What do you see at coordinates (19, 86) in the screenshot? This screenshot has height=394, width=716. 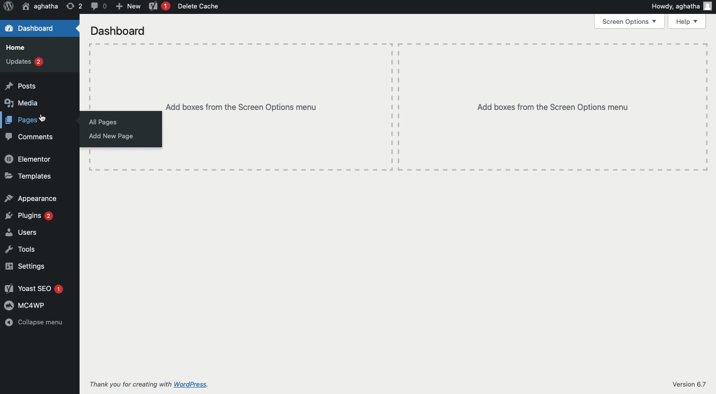 I see `Posts` at bounding box center [19, 86].